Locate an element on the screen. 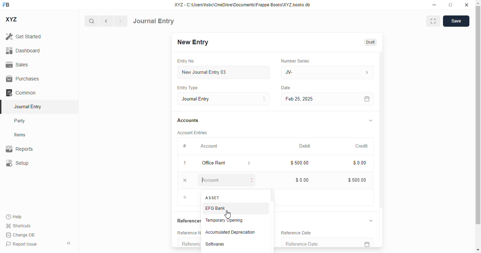  softwares is located at coordinates (215, 244).